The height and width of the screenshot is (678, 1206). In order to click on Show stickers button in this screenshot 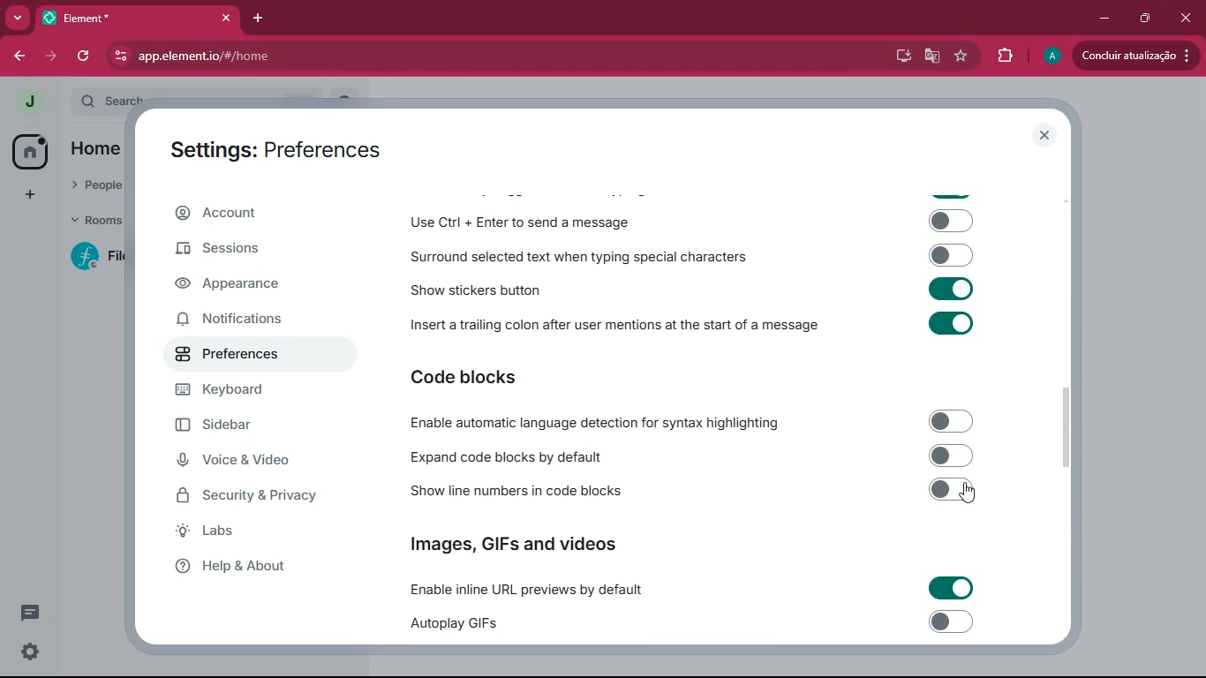, I will do `click(690, 289)`.